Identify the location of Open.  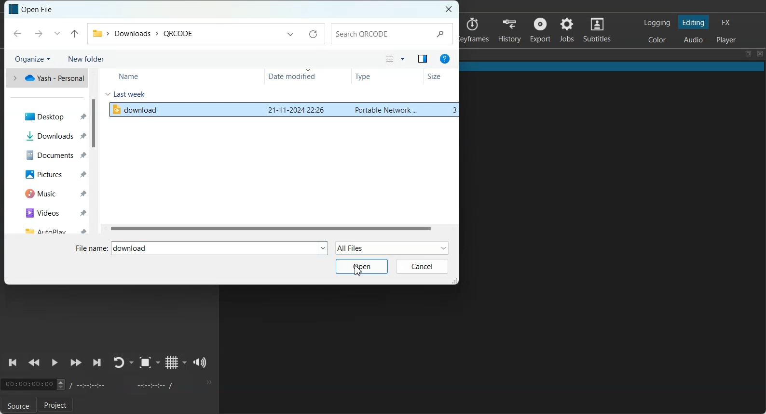
(363, 266).